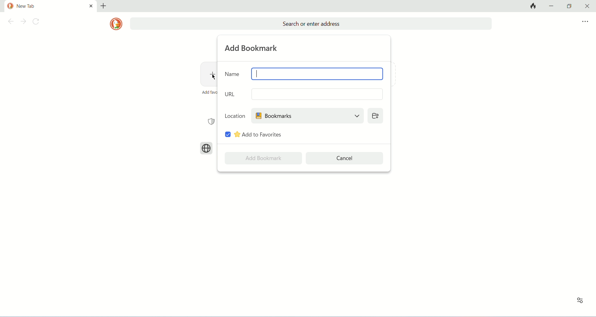 The height and width of the screenshot is (317, 596). What do you see at coordinates (532, 6) in the screenshot?
I see `close tab and clear data` at bounding box center [532, 6].